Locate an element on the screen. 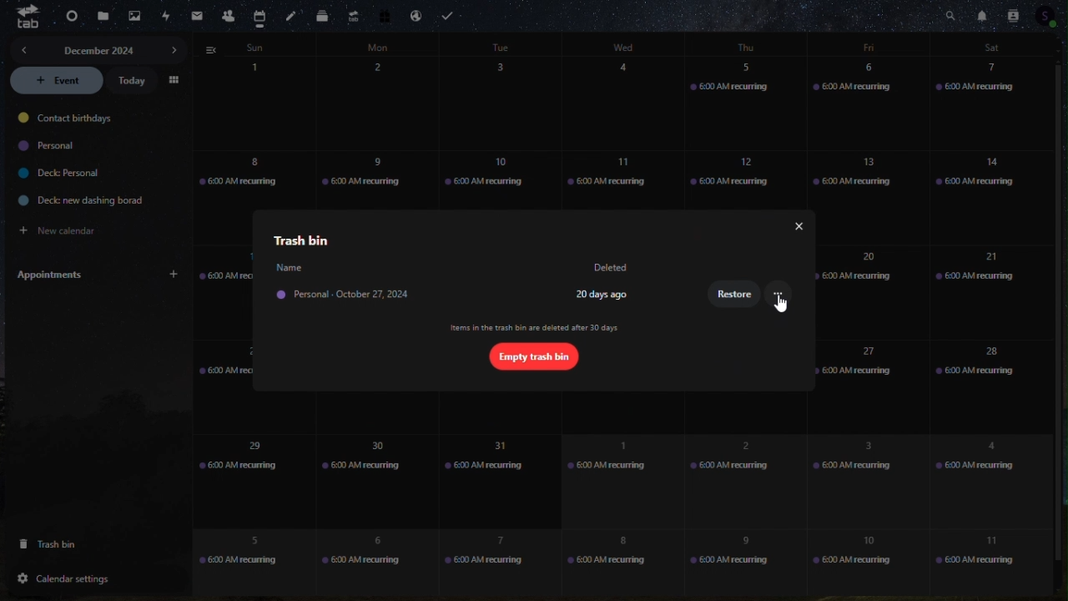  Cursor is located at coordinates (783, 306).